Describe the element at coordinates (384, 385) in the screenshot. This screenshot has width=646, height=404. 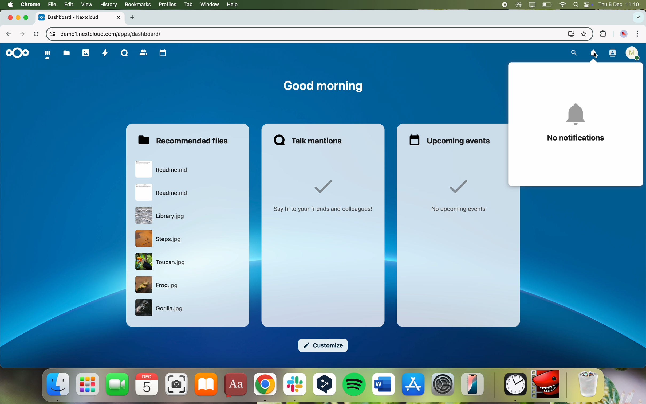
I see `Word` at that location.